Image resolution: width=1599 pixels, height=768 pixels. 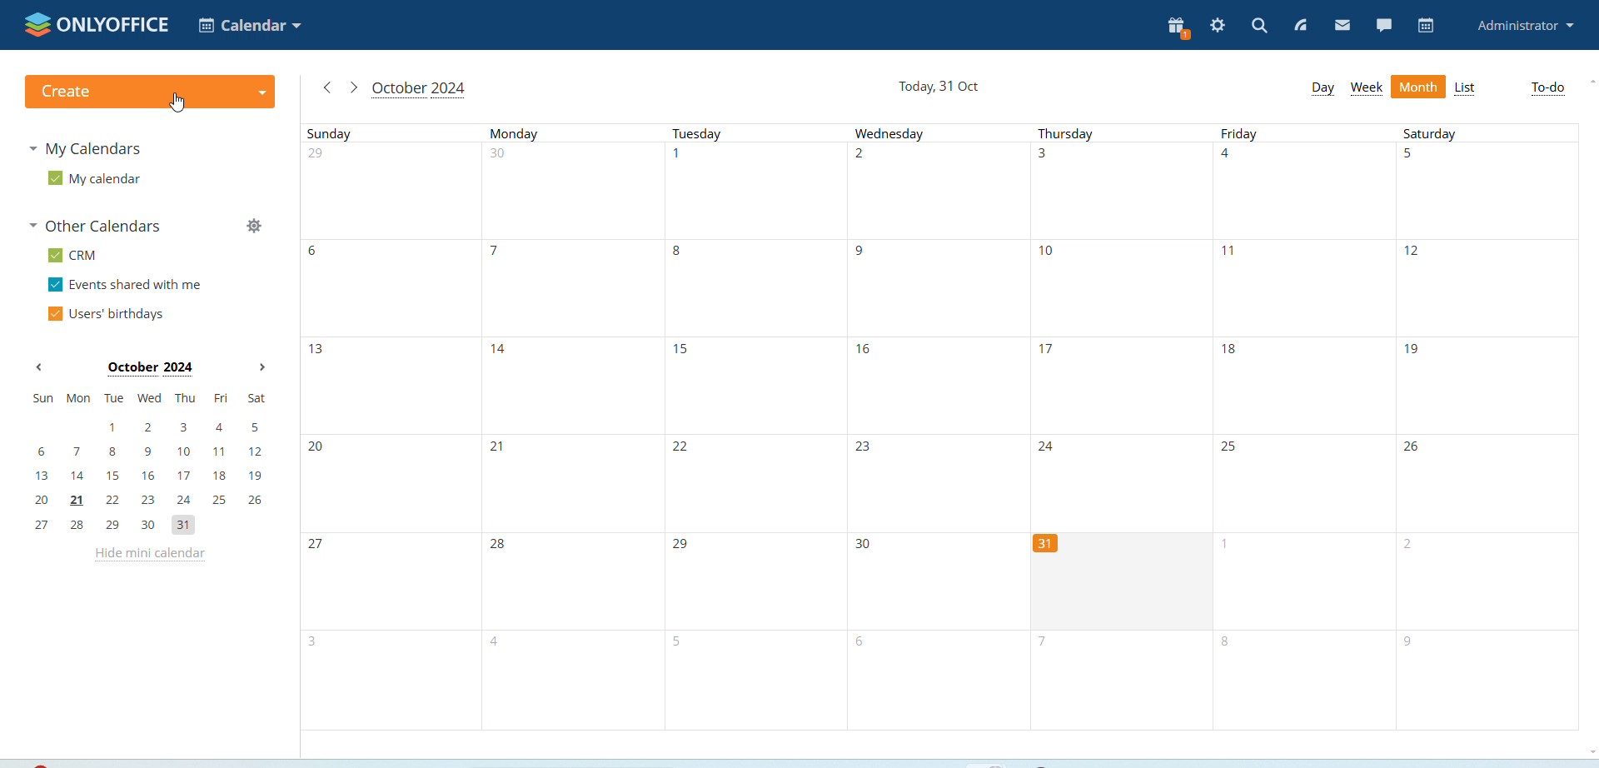 What do you see at coordinates (107, 314) in the screenshot?
I see `users' birthdays` at bounding box center [107, 314].